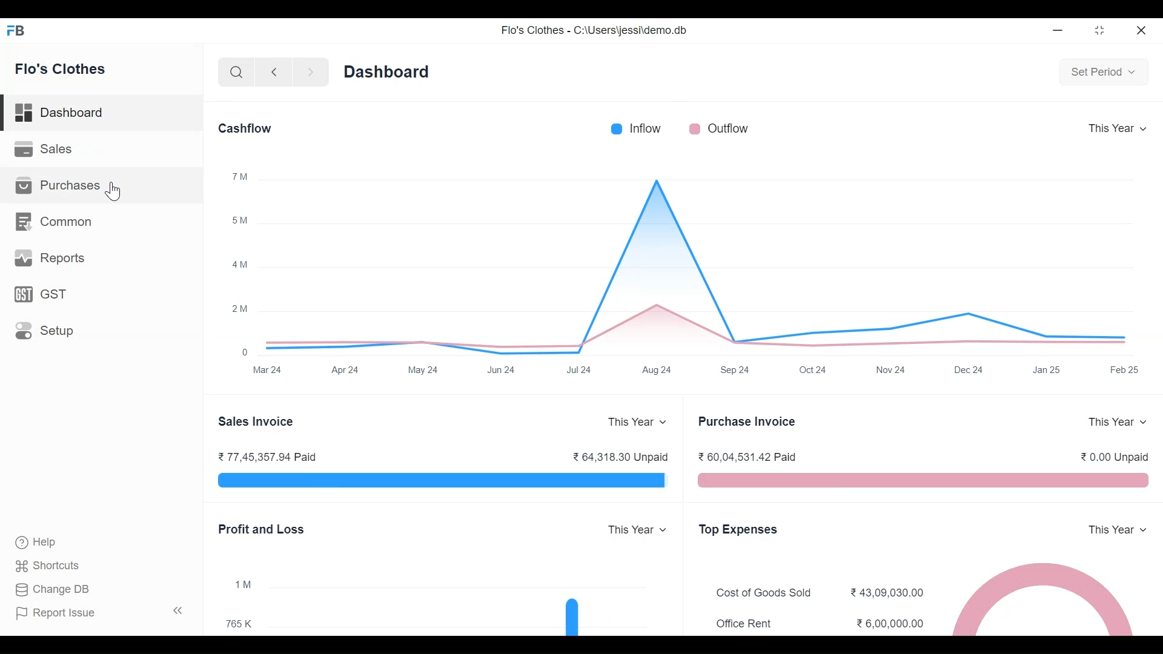 Image resolution: width=1163 pixels, height=654 pixels. Describe the element at coordinates (245, 129) in the screenshot. I see `Cashflow` at that location.